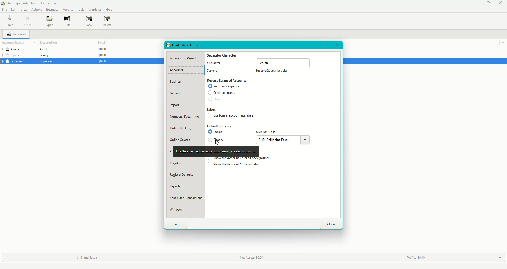 Image resolution: width=507 pixels, height=269 pixels. I want to click on Help, so click(177, 224).